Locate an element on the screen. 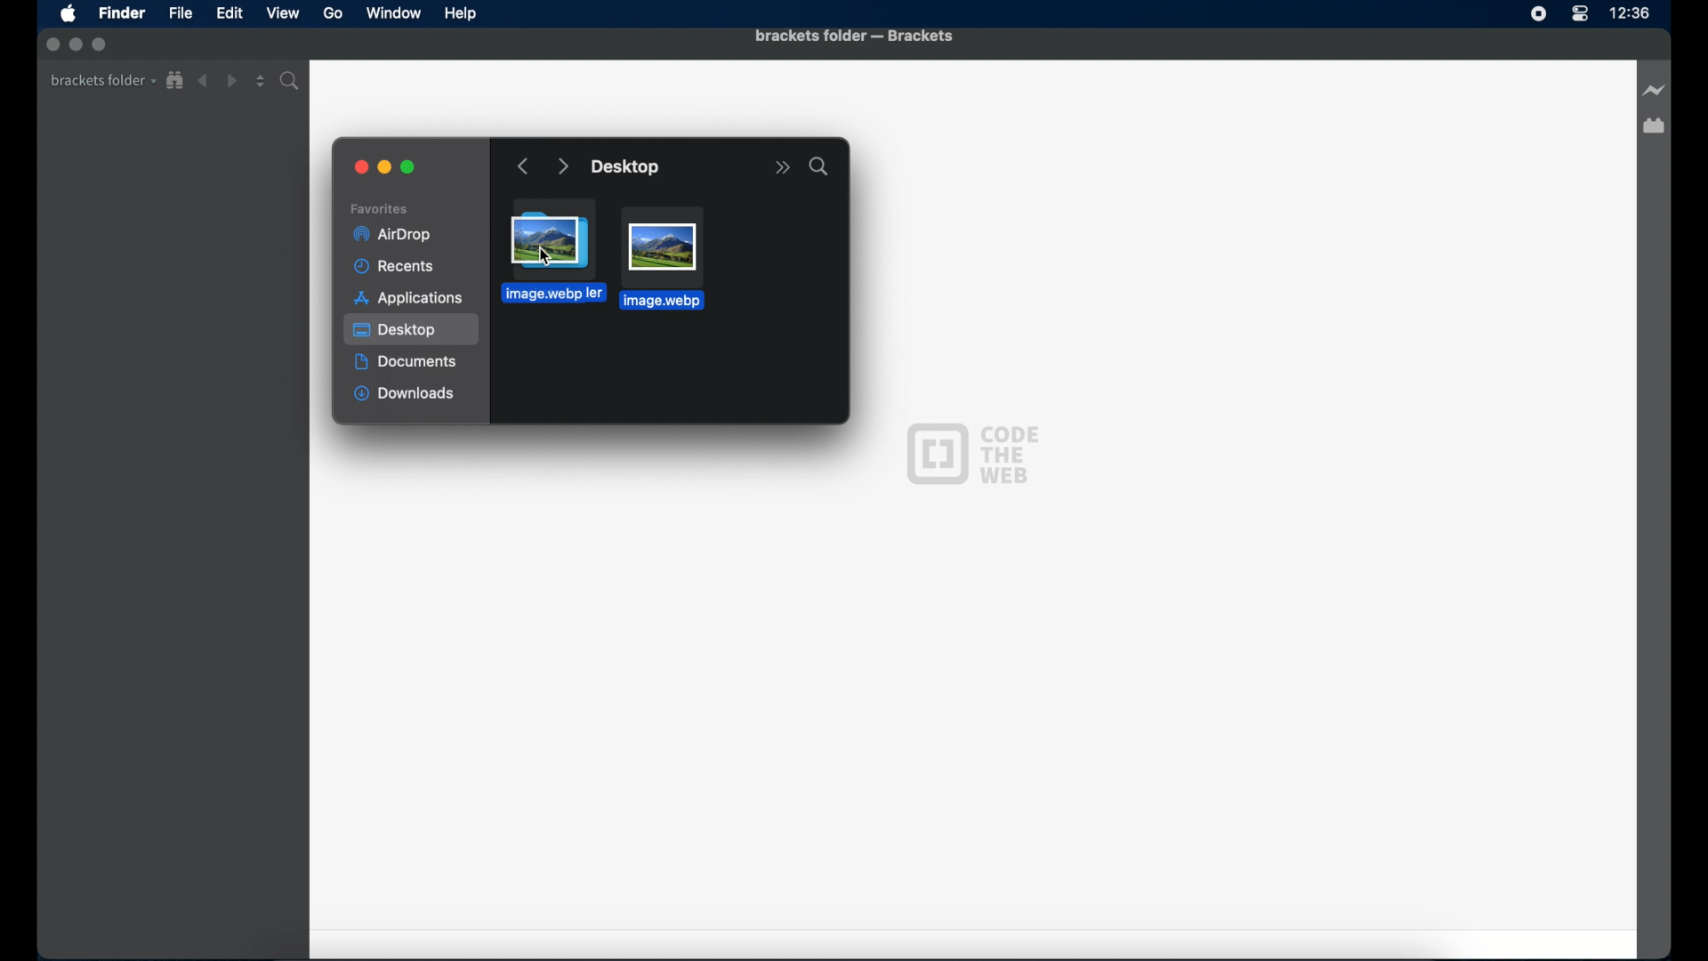 Image resolution: width=1708 pixels, height=961 pixels. downloads is located at coordinates (405, 395).